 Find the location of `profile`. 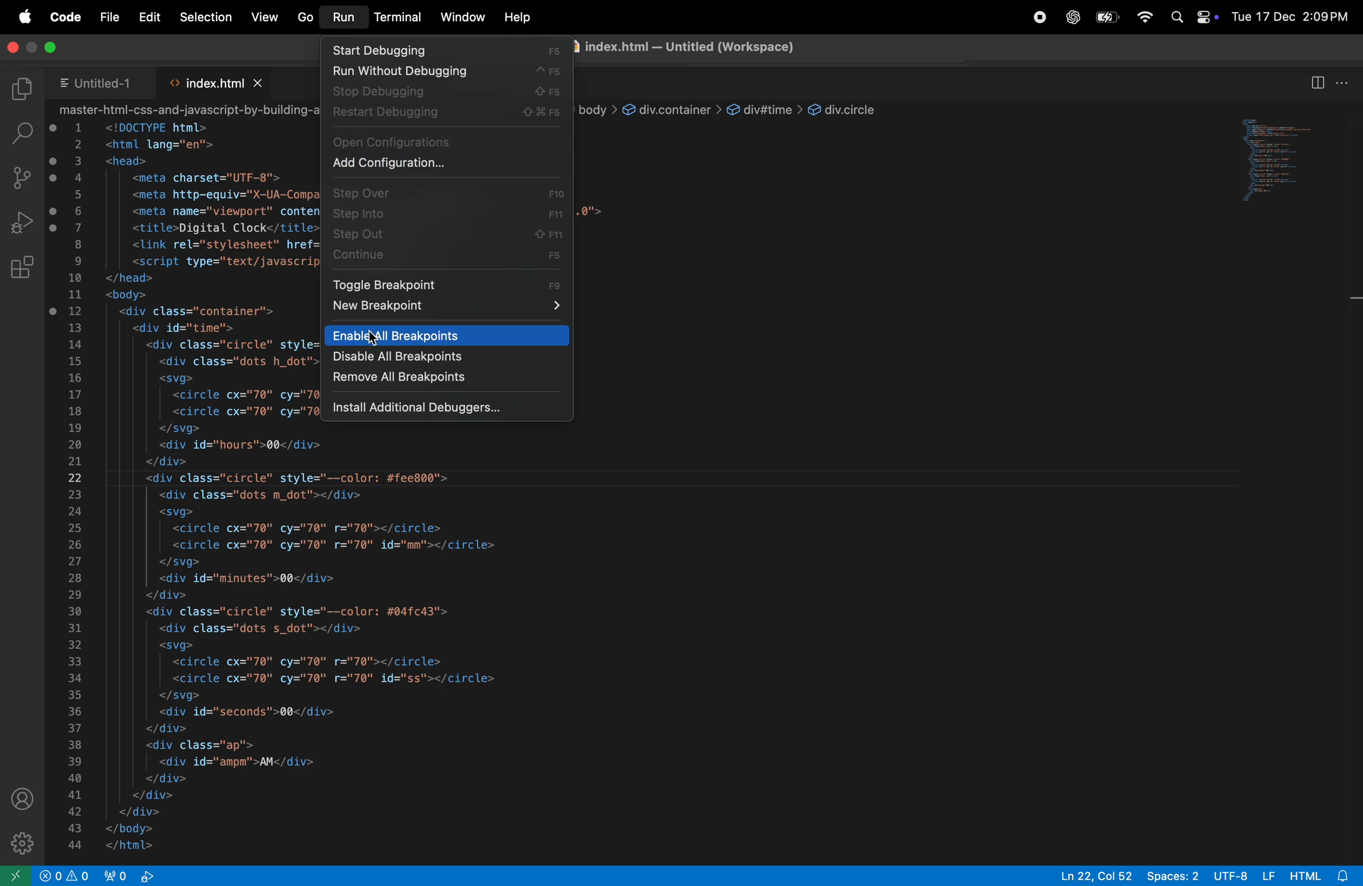

profile is located at coordinates (24, 800).